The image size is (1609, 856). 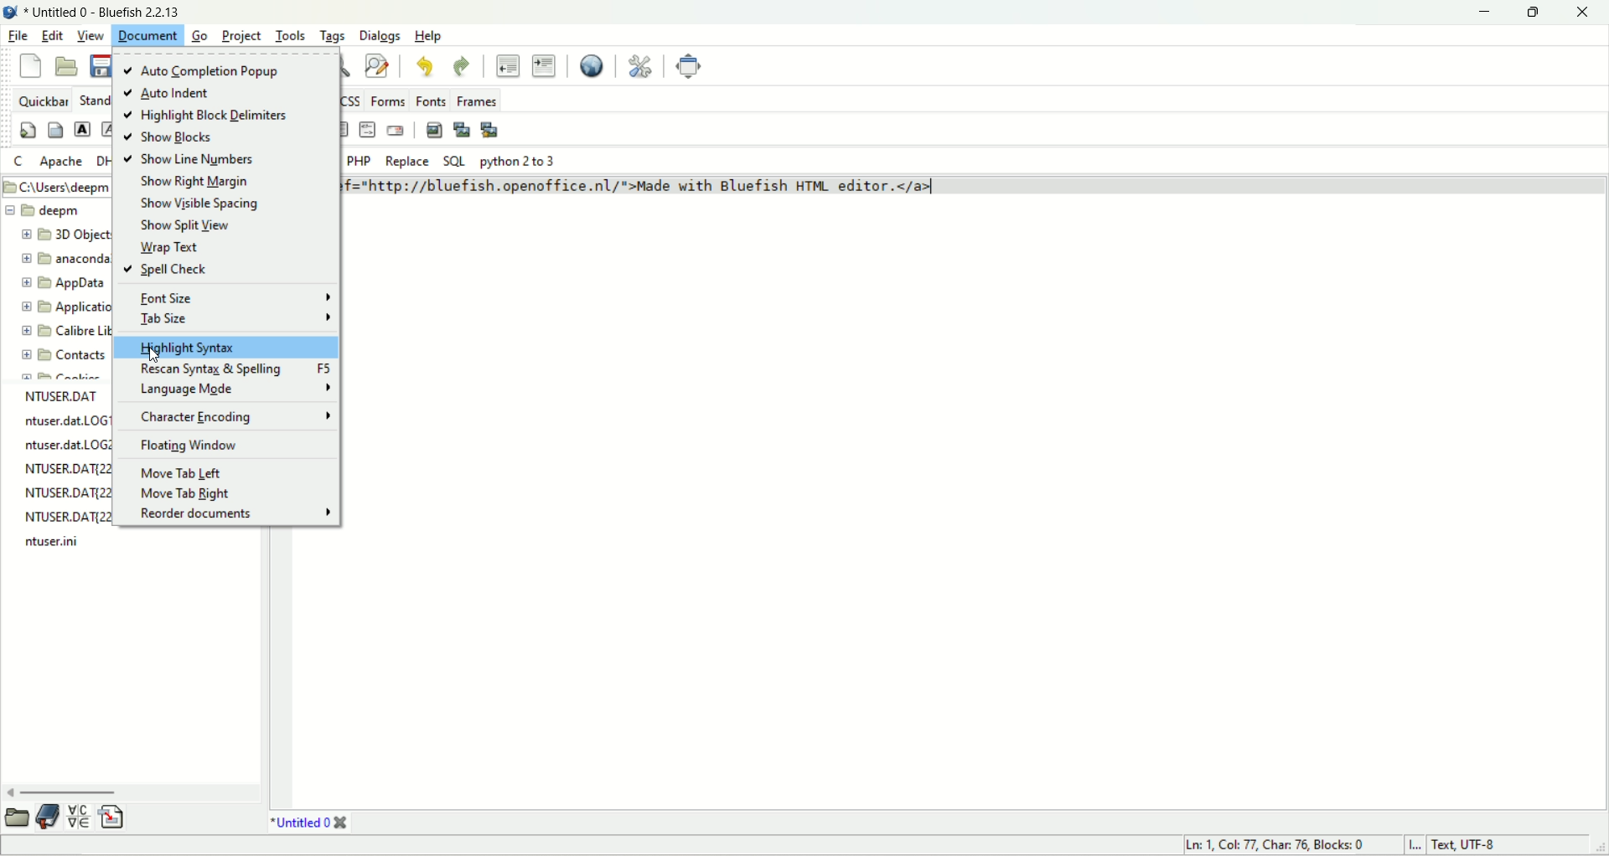 I want to click on advanced find and replace, so click(x=380, y=66).